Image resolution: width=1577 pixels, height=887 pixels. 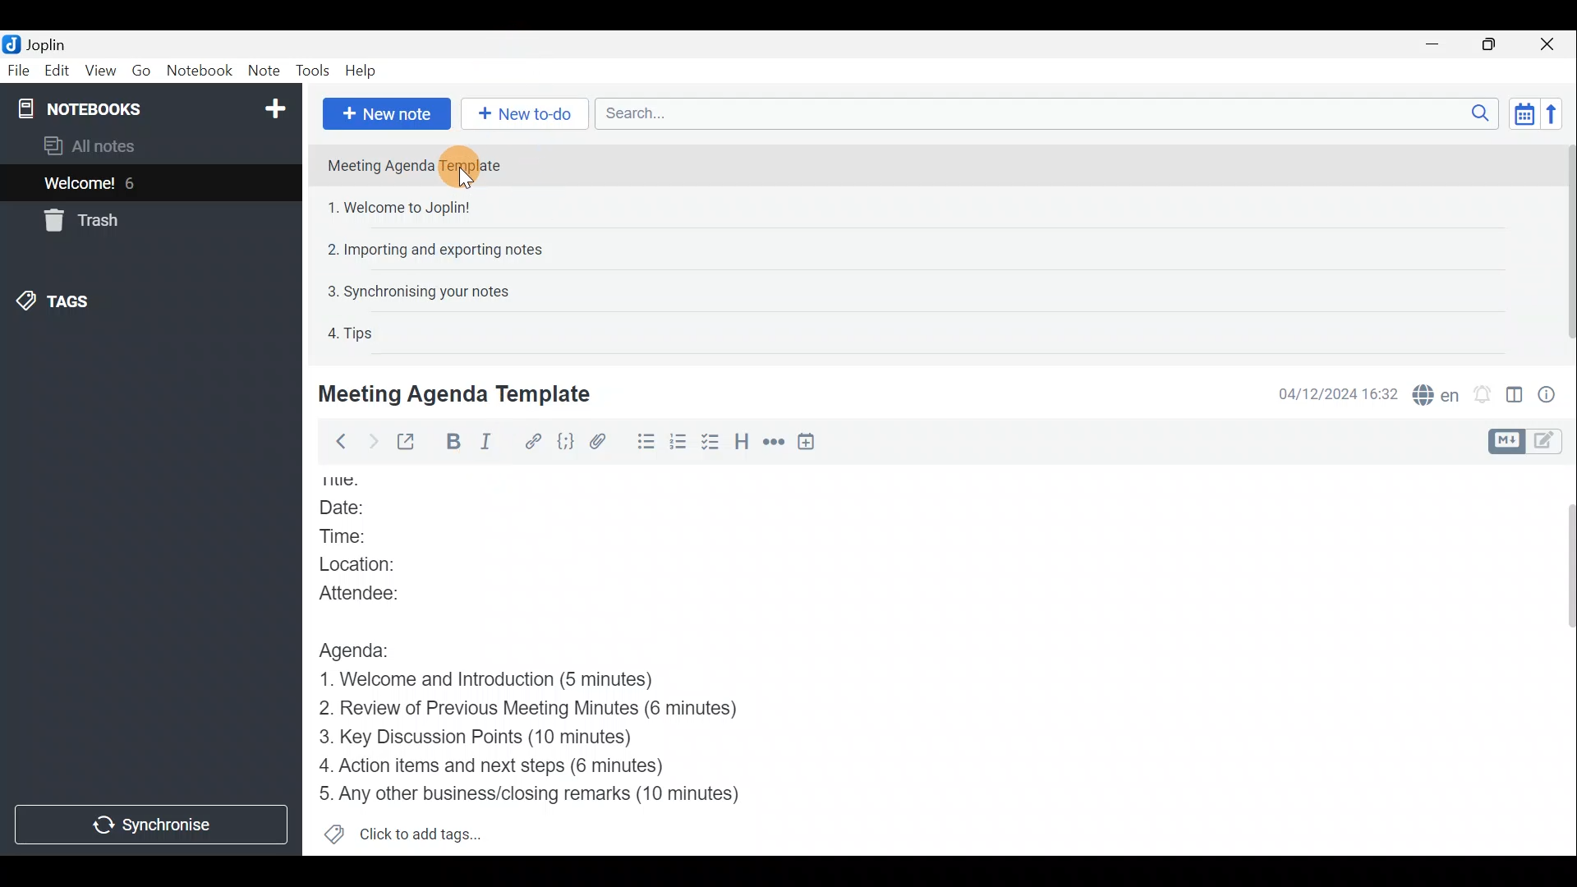 I want to click on 4. Action items and next steps (6 minutes), so click(x=519, y=765).